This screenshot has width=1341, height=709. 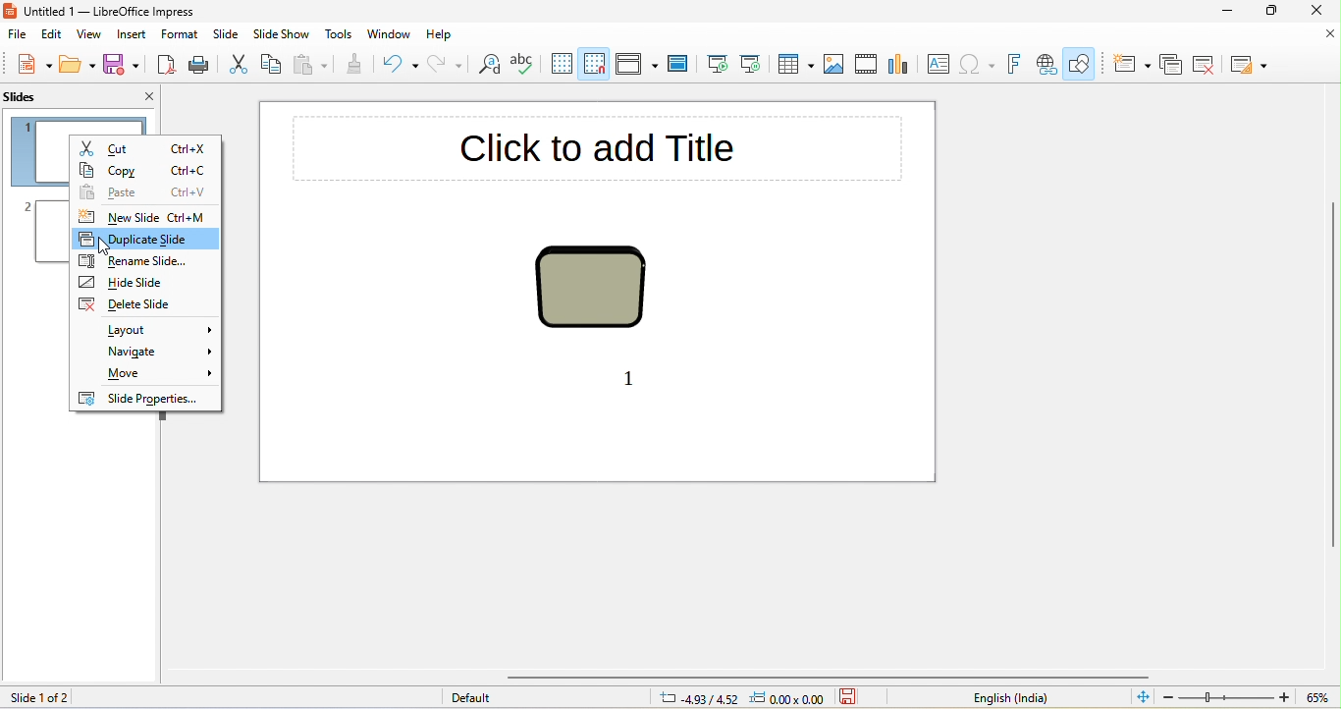 What do you see at coordinates (357, 67) in the screenshot?
I see `clone formatting` at bounding box center [357, 67].